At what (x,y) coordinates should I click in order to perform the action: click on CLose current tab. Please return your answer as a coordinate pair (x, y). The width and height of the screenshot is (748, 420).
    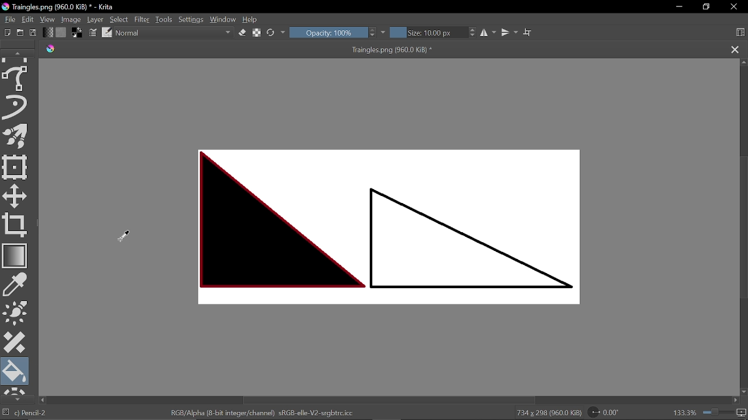
    Looking at the image, I should click on (735, 50).